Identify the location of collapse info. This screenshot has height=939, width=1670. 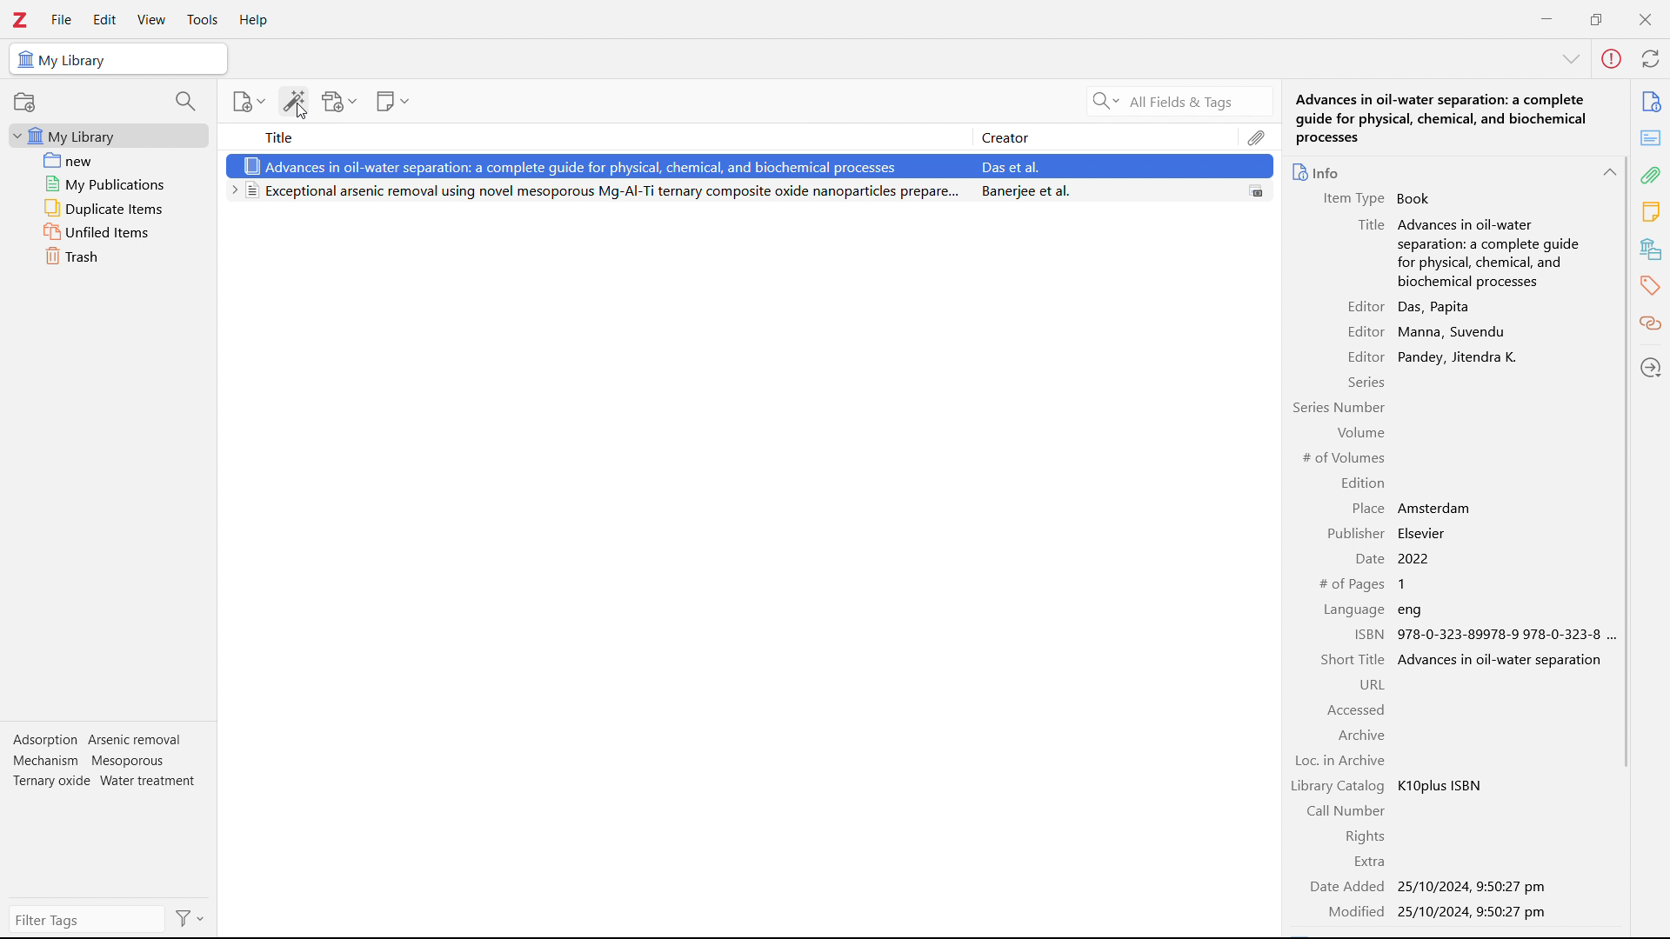
(1608, 173).